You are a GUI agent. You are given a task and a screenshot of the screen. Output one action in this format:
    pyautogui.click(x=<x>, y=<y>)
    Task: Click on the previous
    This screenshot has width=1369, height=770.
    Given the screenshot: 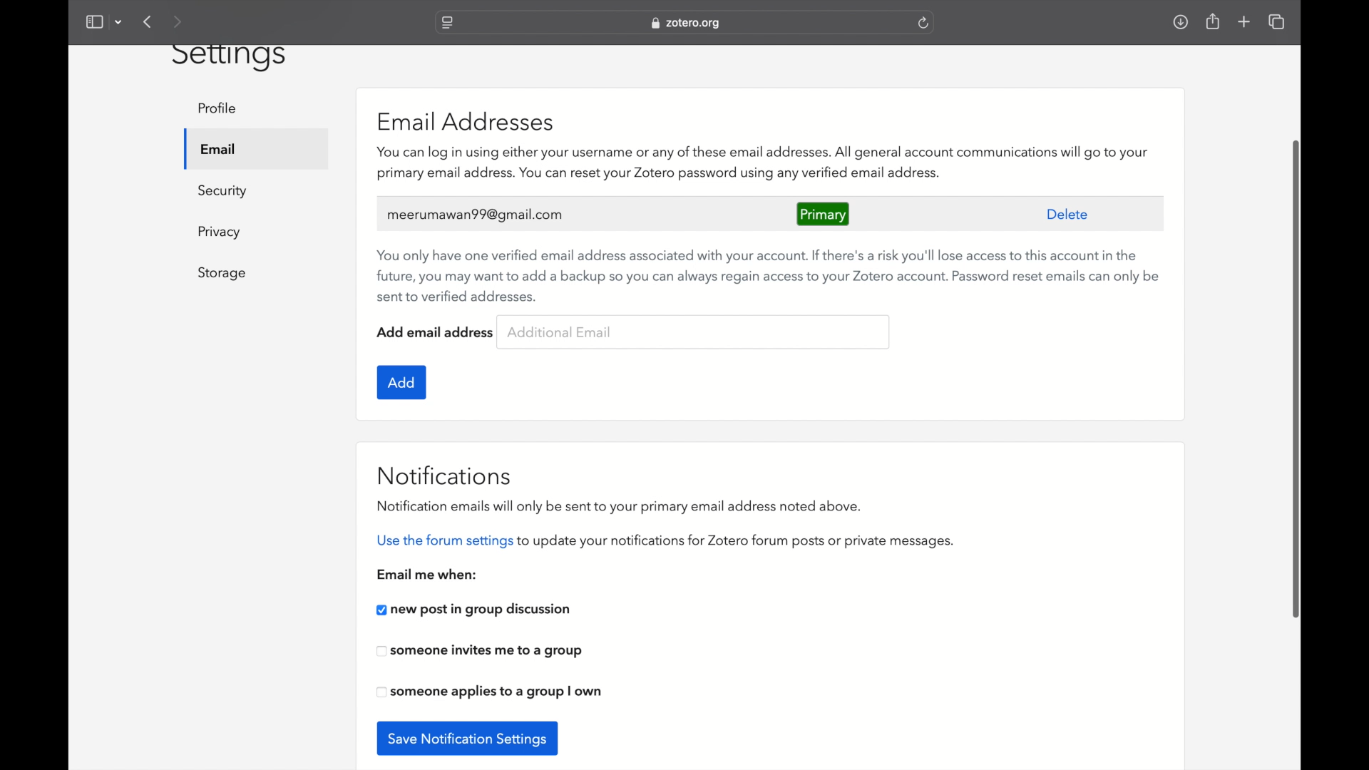 What is the action you would take?
    pyautogui.click(x=148, y=21)
    